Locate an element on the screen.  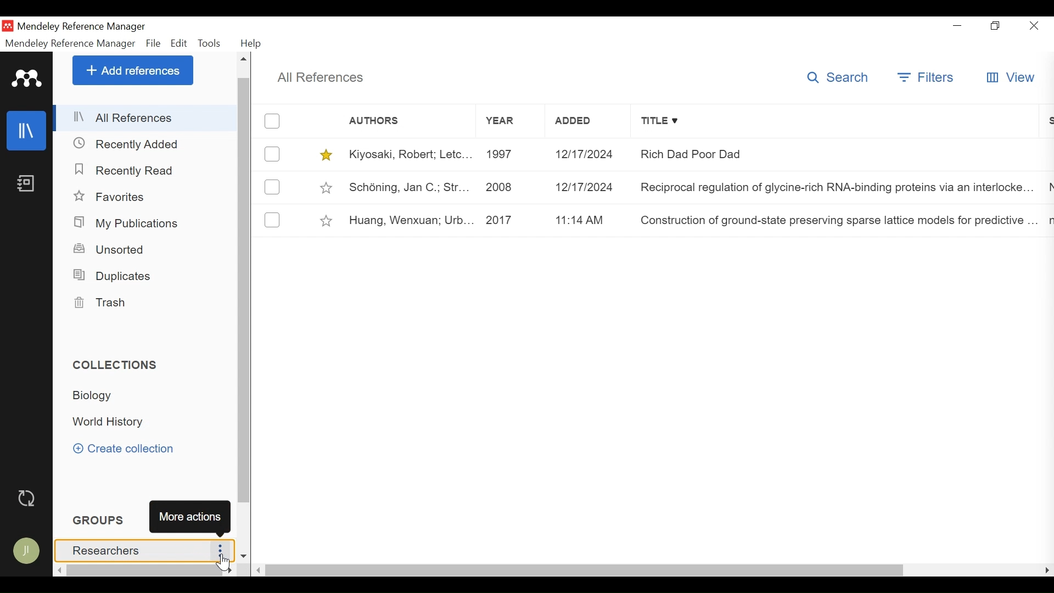
Horizontal Scroll bar is located at coordinates (587, 570).